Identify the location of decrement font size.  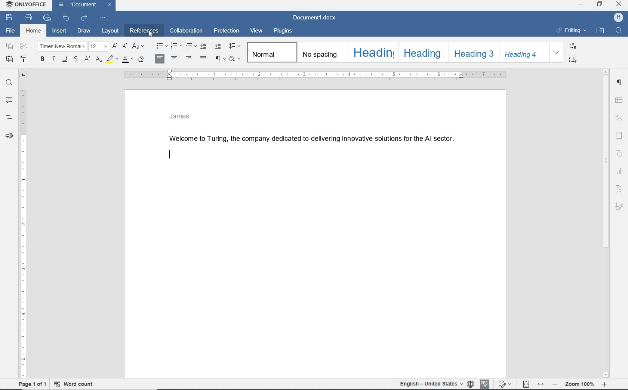
(124, 46).